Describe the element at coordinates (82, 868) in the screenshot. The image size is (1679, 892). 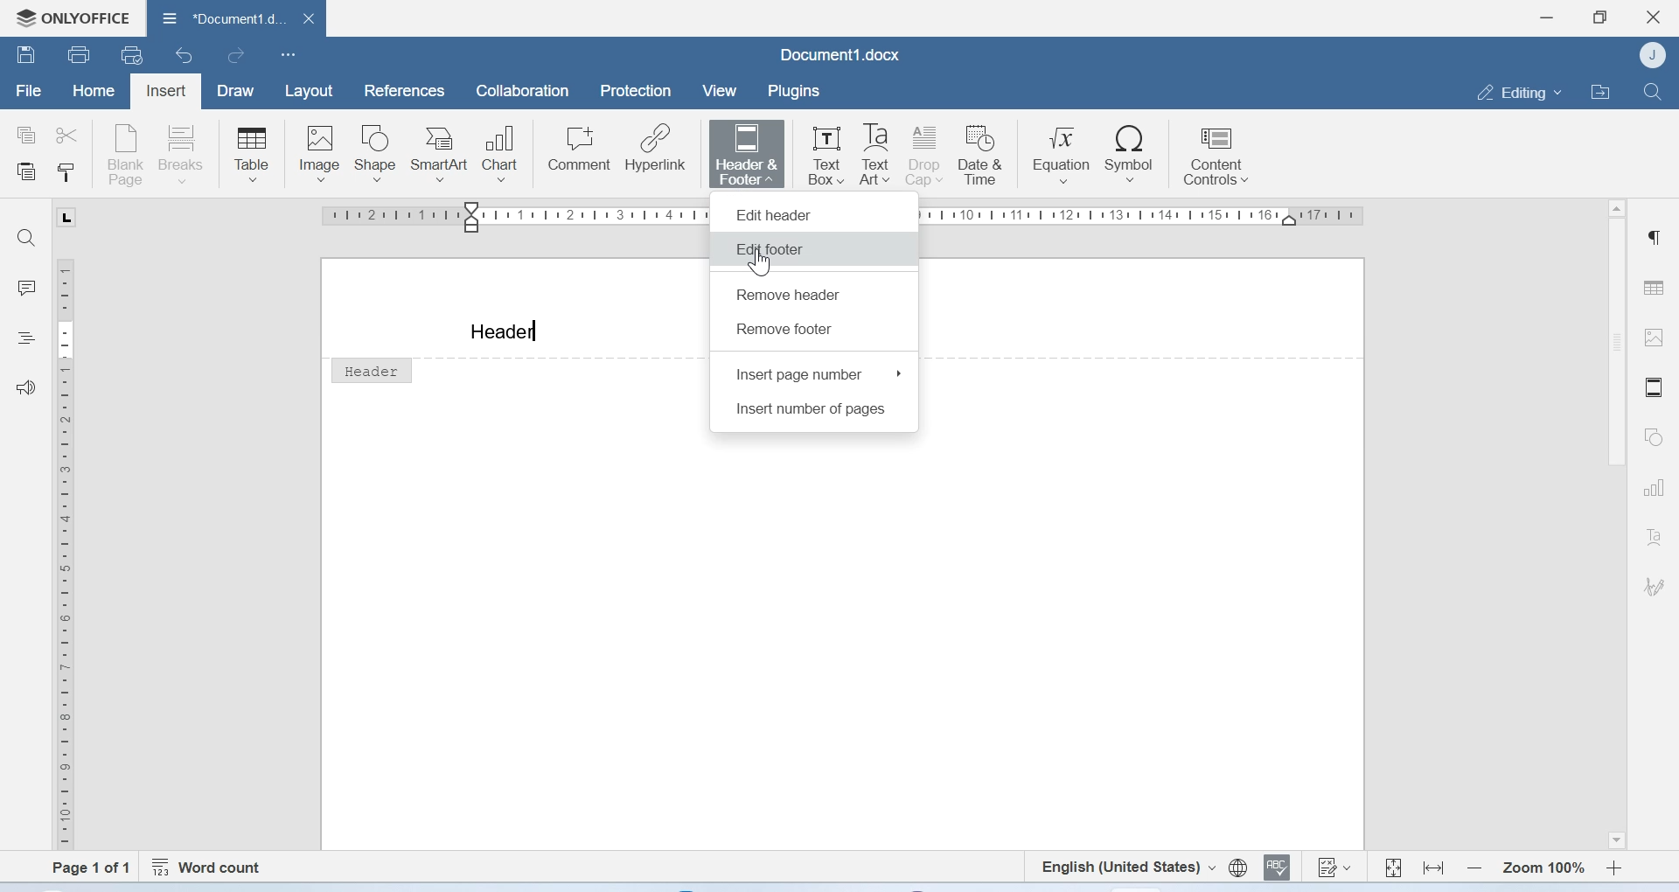
I see `Page 1 of 1` at that location.